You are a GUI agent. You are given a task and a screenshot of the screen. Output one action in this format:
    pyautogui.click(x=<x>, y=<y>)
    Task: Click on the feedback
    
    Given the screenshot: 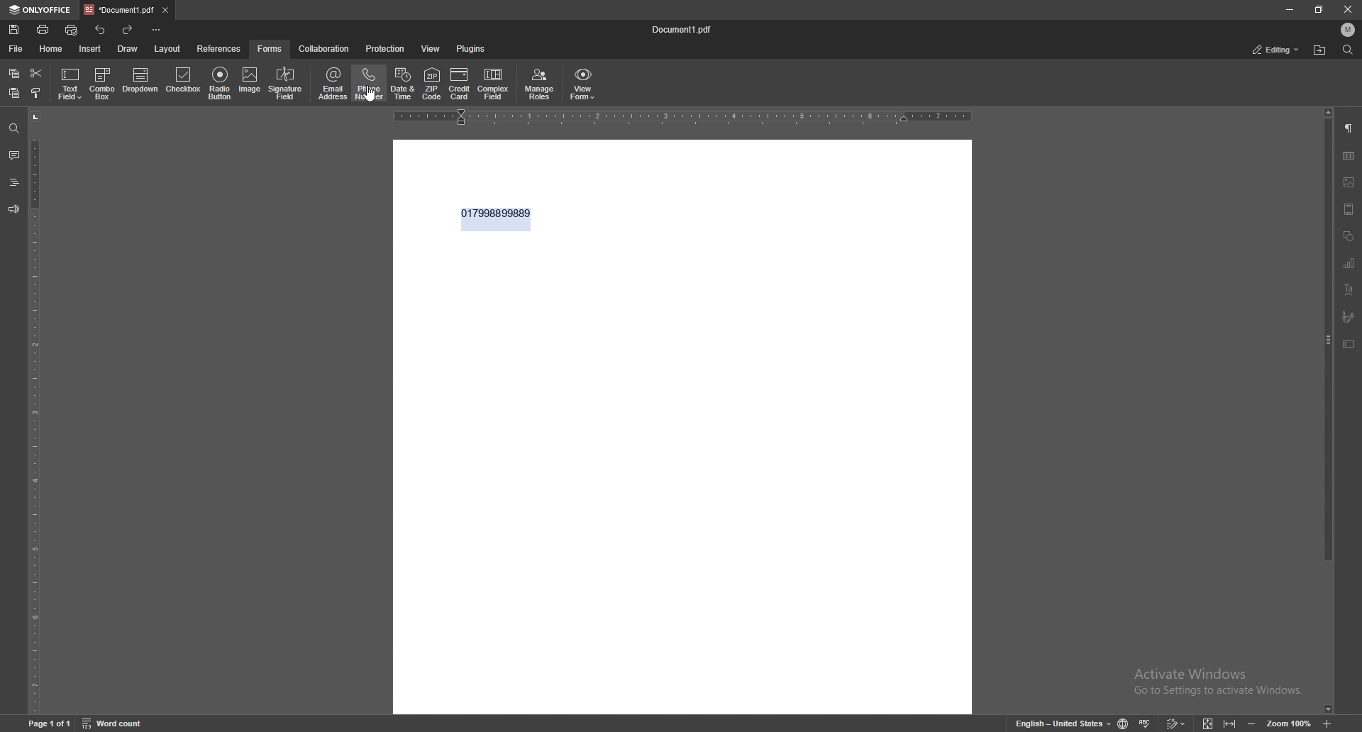 What is the action you would take?
    pyautogui.click(x=13, y=210)
    